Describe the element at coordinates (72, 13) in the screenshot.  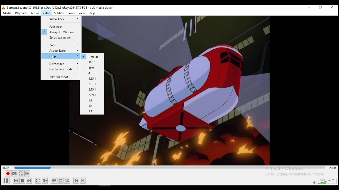
I see `tools` at that location.